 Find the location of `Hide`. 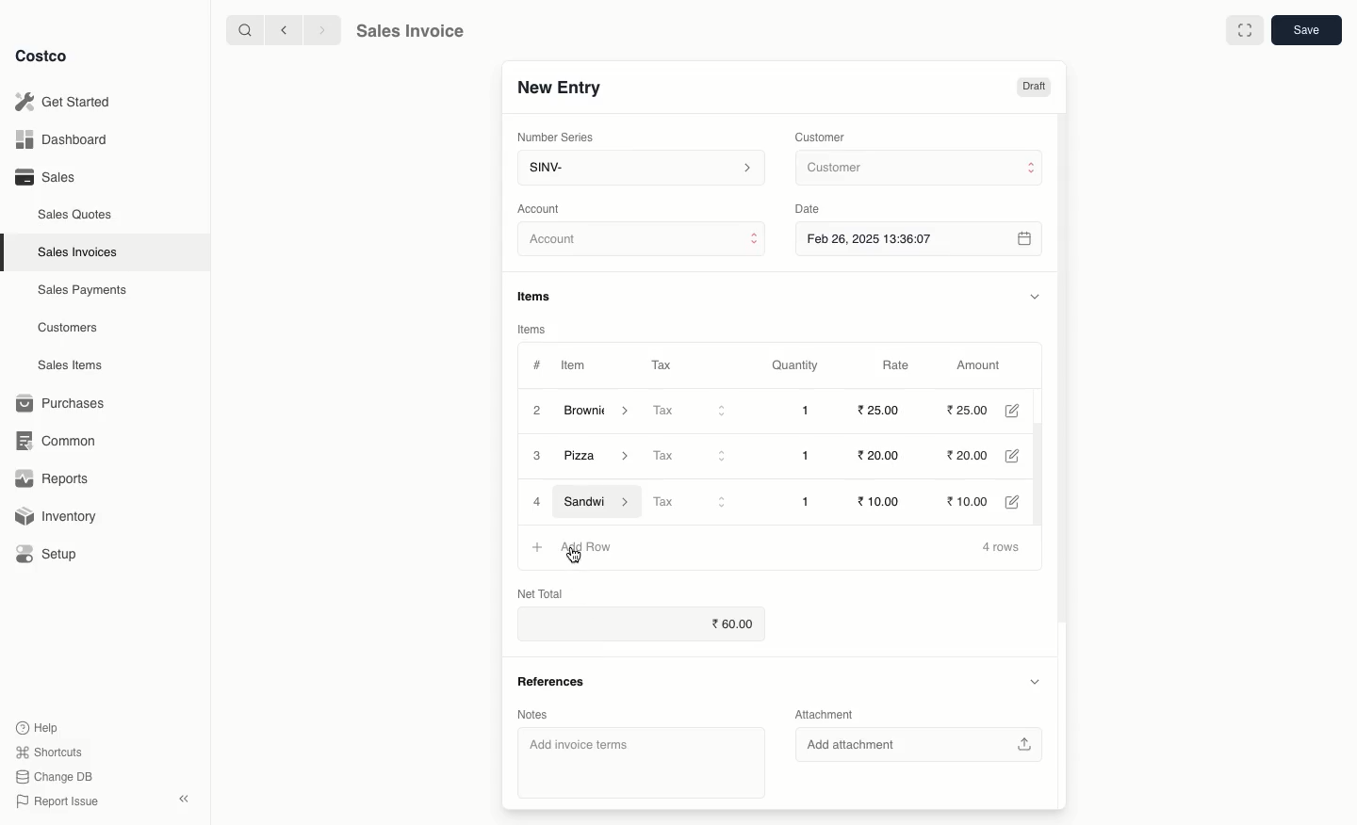

Hide is located at coordinates (1034, 682).